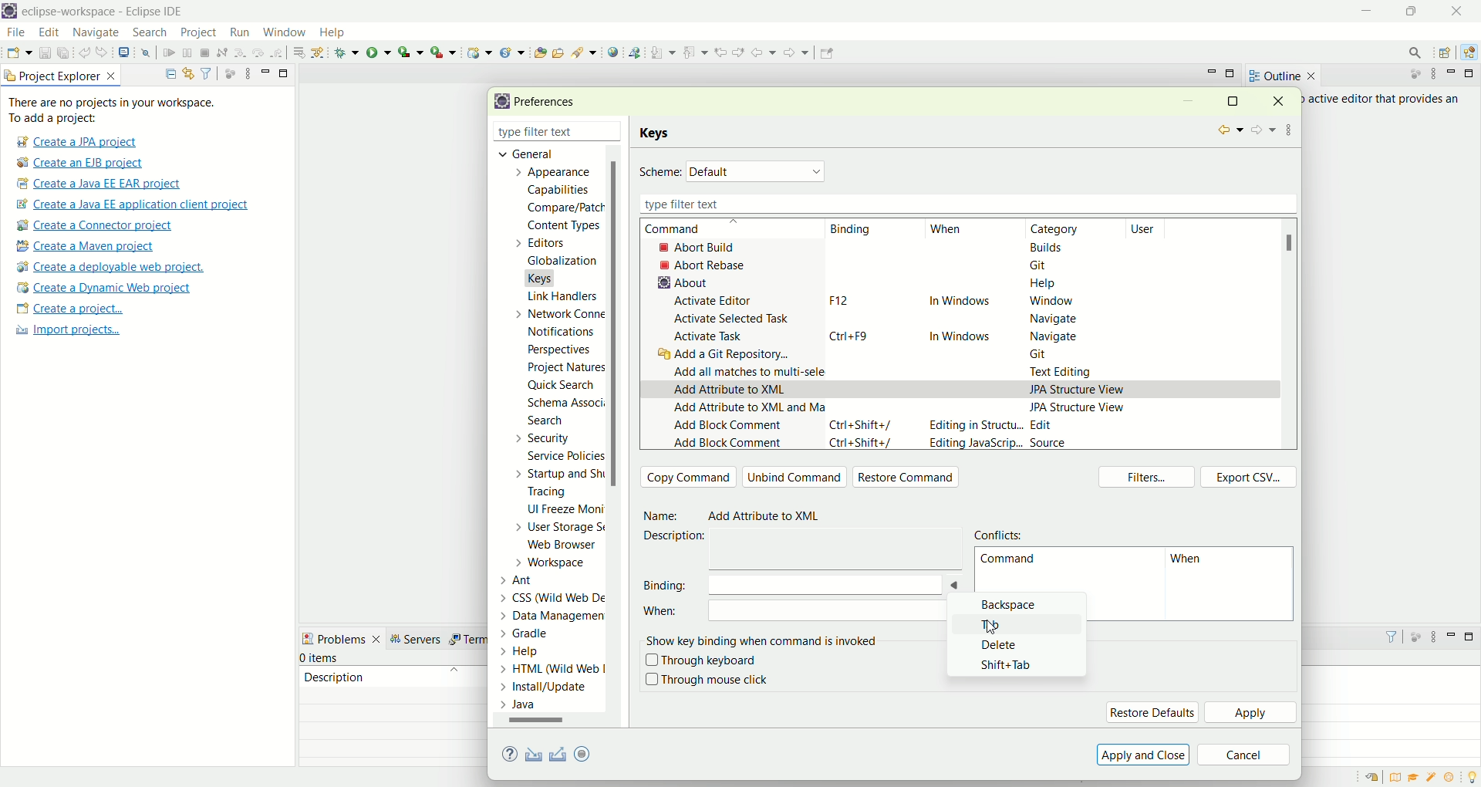 The image size is (1481, 787). I want to click on link with editor, so click(189, 73).